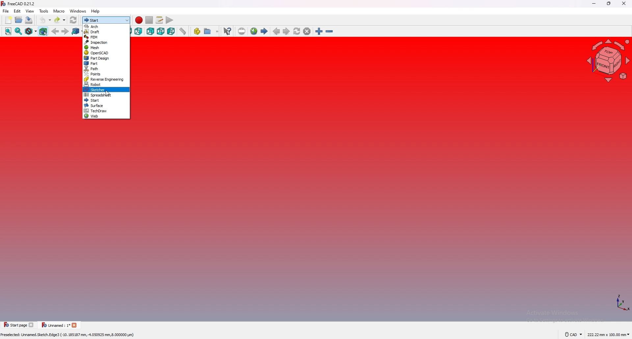 This screenshot has width=632, height=339. Describe the element at coordinates (106, 68) in the screenshot. I see `path` at that location.